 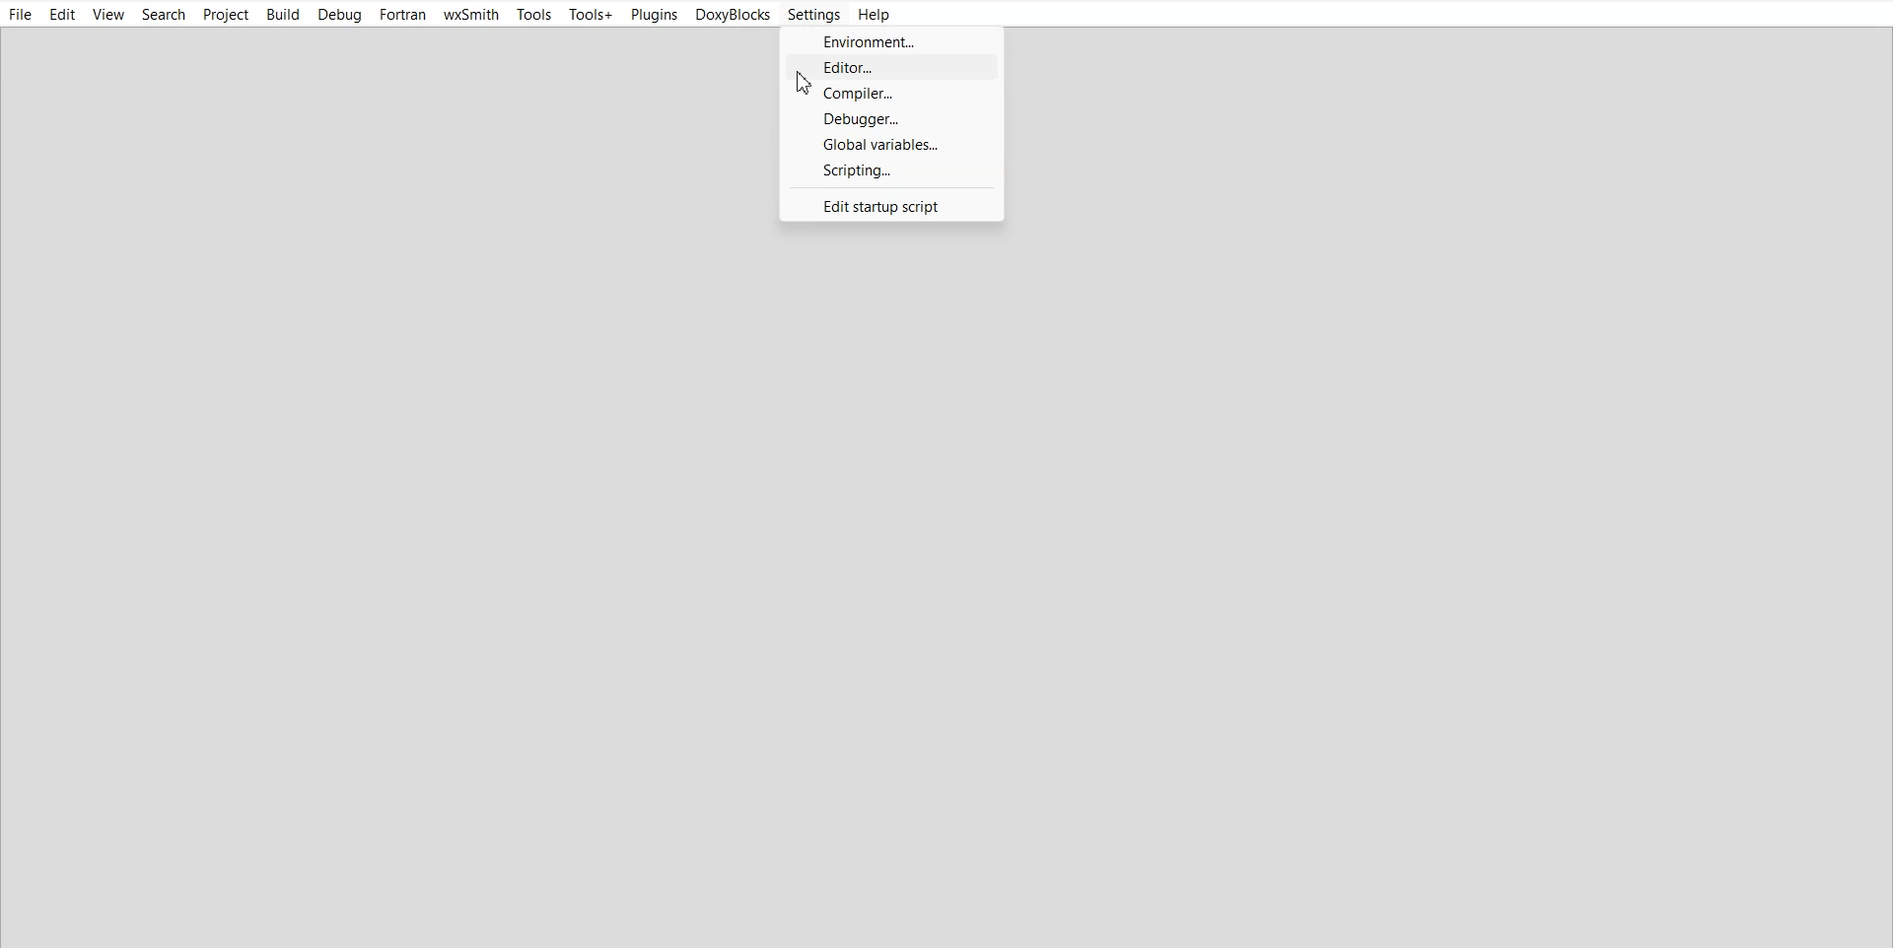 I want to click on Debug, so click(x=339, y=15).